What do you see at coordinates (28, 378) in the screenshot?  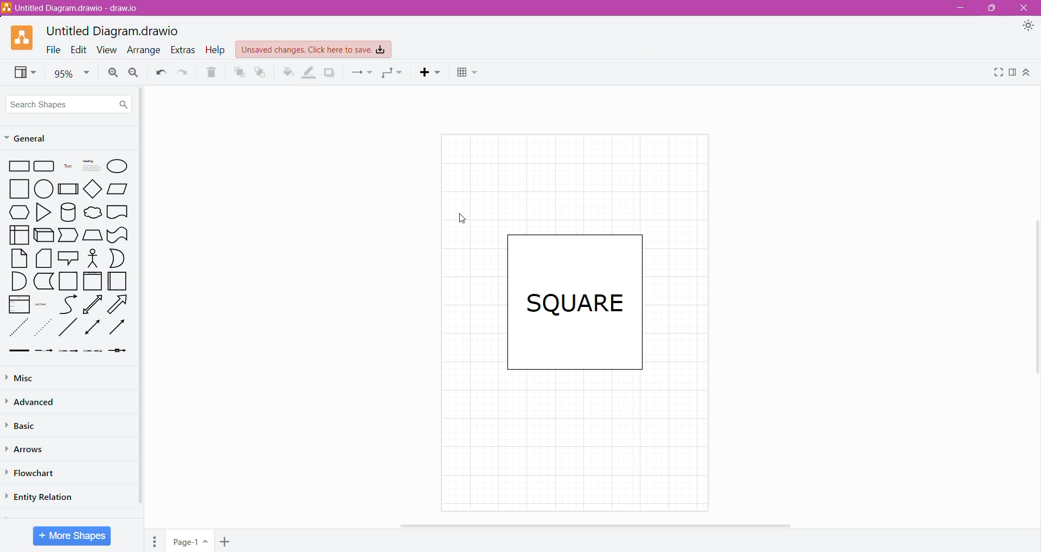 I see `Misc` at bounding box center [28, 378].